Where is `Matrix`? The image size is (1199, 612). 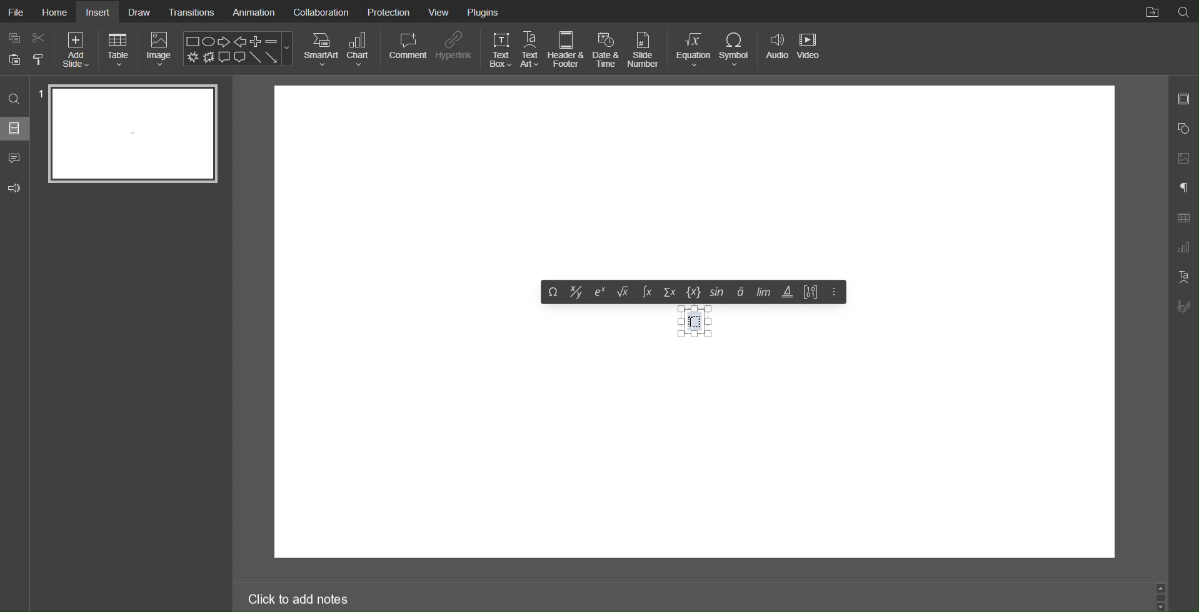 Matrix is located at coordinates (811, 293).